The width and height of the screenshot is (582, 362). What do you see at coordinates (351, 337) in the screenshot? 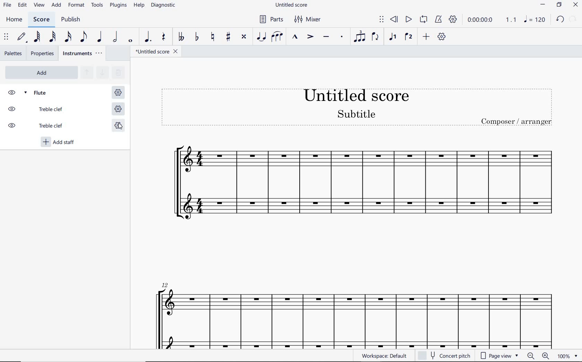
I see `ossia staff added` at bounding box center [351, 337].